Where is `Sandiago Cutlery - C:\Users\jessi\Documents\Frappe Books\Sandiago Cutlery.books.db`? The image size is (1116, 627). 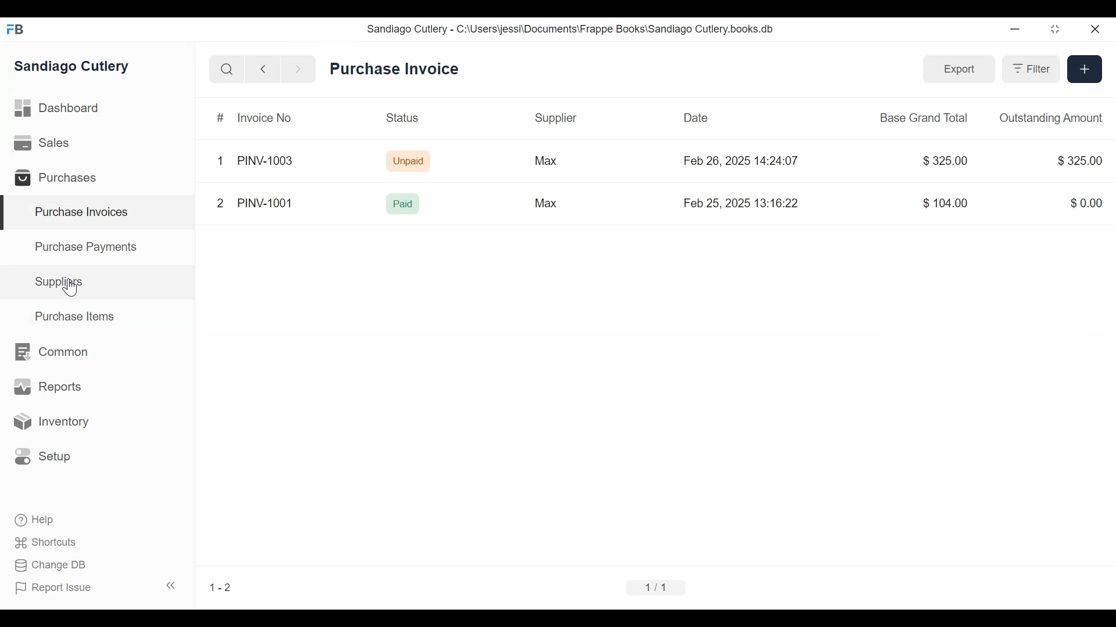 Sandiago Cutlery - C:\Users\jessi\Documents\Frappe Books\Sandiago Cutlery.books.db is located at coordinates (581, 30).